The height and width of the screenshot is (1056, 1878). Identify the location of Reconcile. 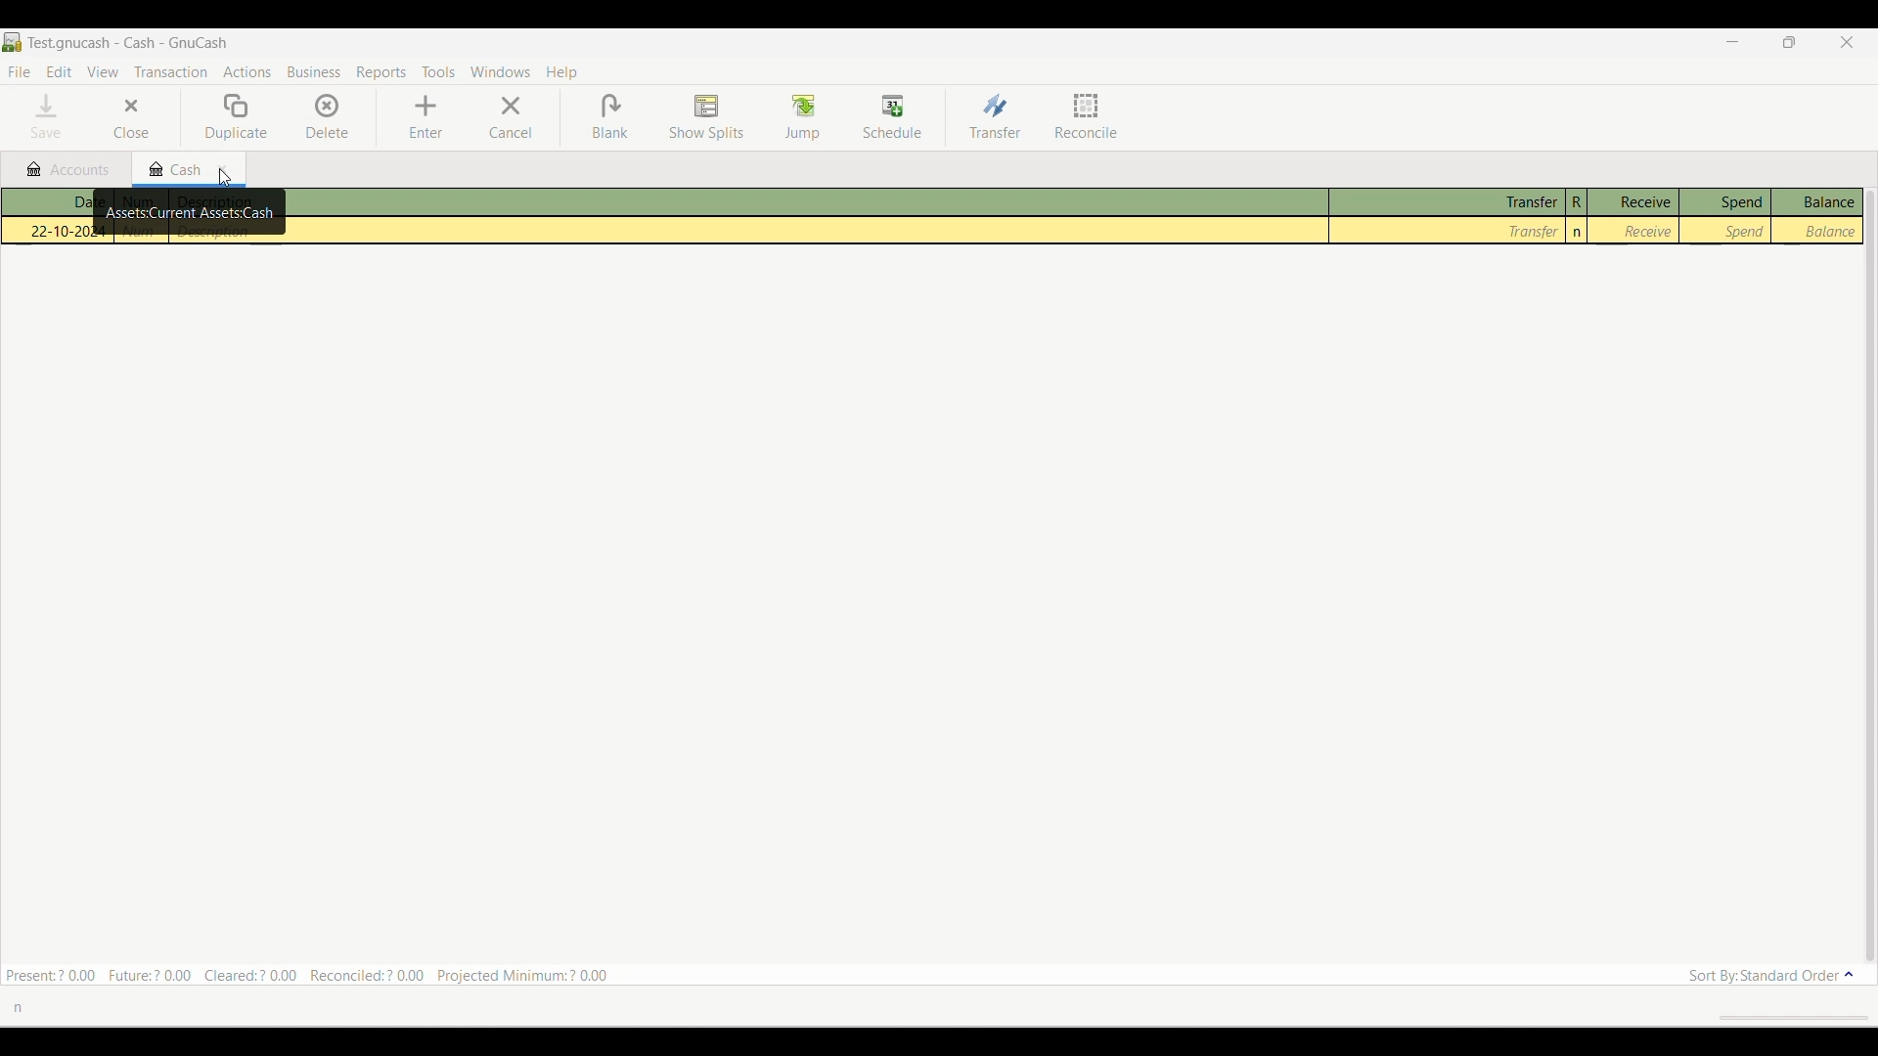
(1086, 116).